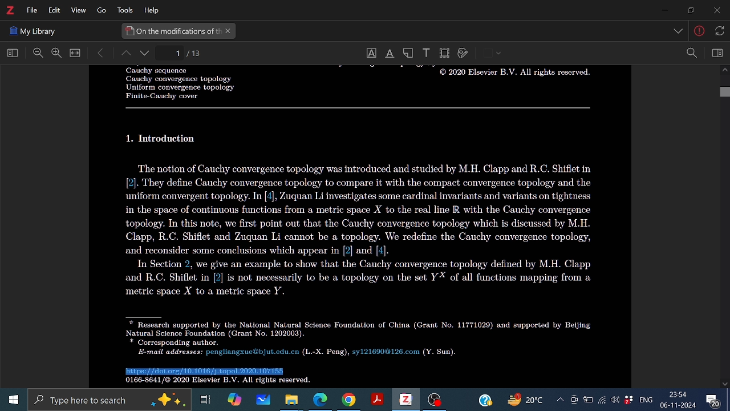 The height and width of the screenshot is (411, 730). I want to click on Whiteboard, so click(262, 400).